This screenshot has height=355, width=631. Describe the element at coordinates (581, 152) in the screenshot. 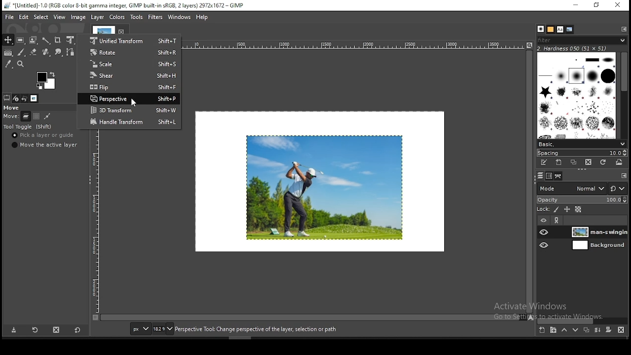

I see `spacing` at that location.